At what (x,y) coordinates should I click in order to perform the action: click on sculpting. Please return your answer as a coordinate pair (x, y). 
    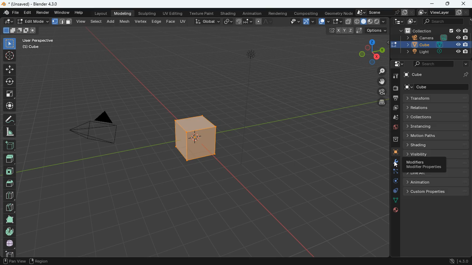
    Looking at the image, I should click on (148, 12).